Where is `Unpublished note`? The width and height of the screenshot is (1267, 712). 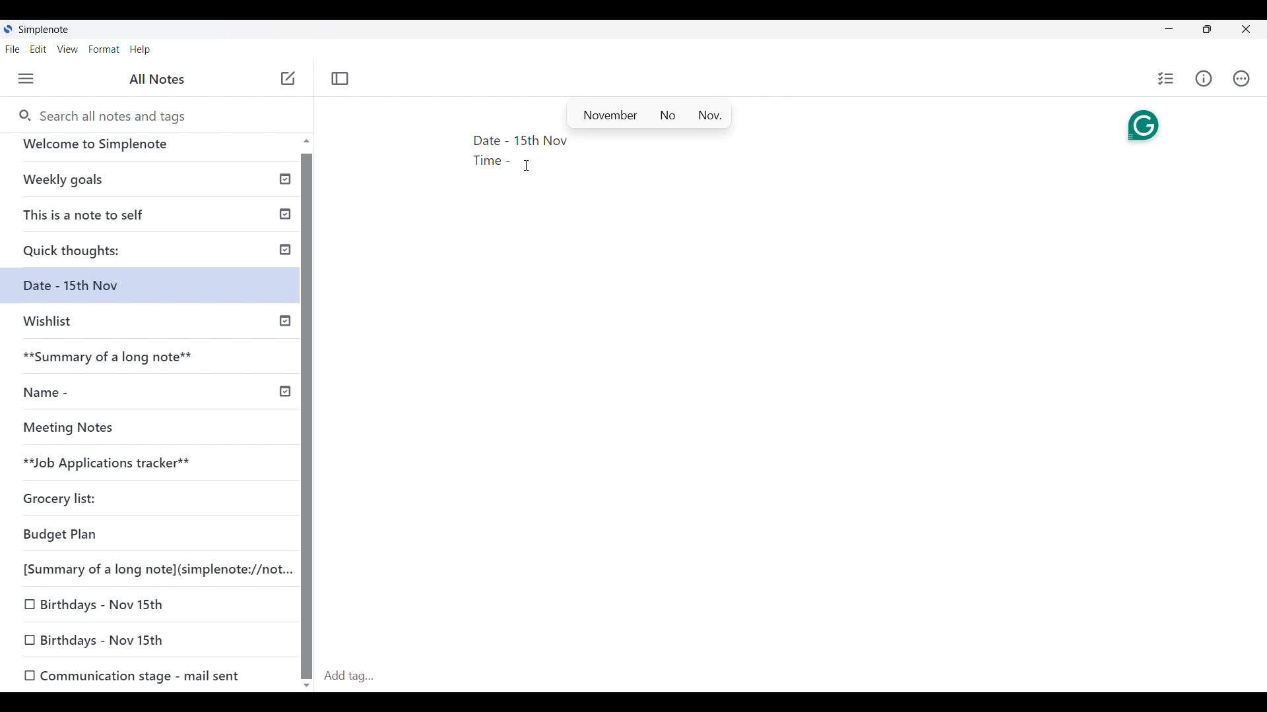
Unpublished note is located at coordinates (146, 465).